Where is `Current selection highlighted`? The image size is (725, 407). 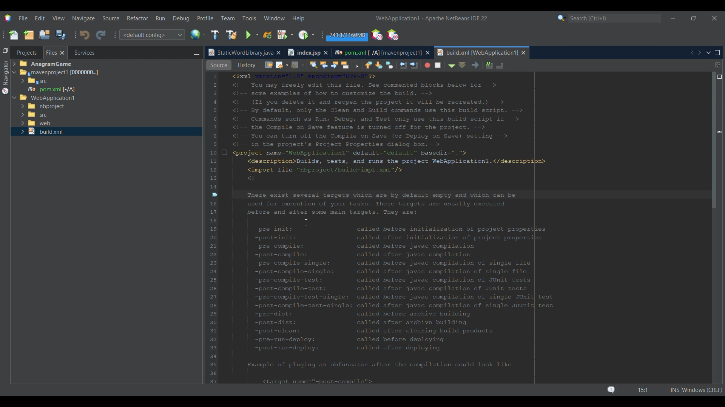 Current selection highlighted is located at coordinates (56, 52).